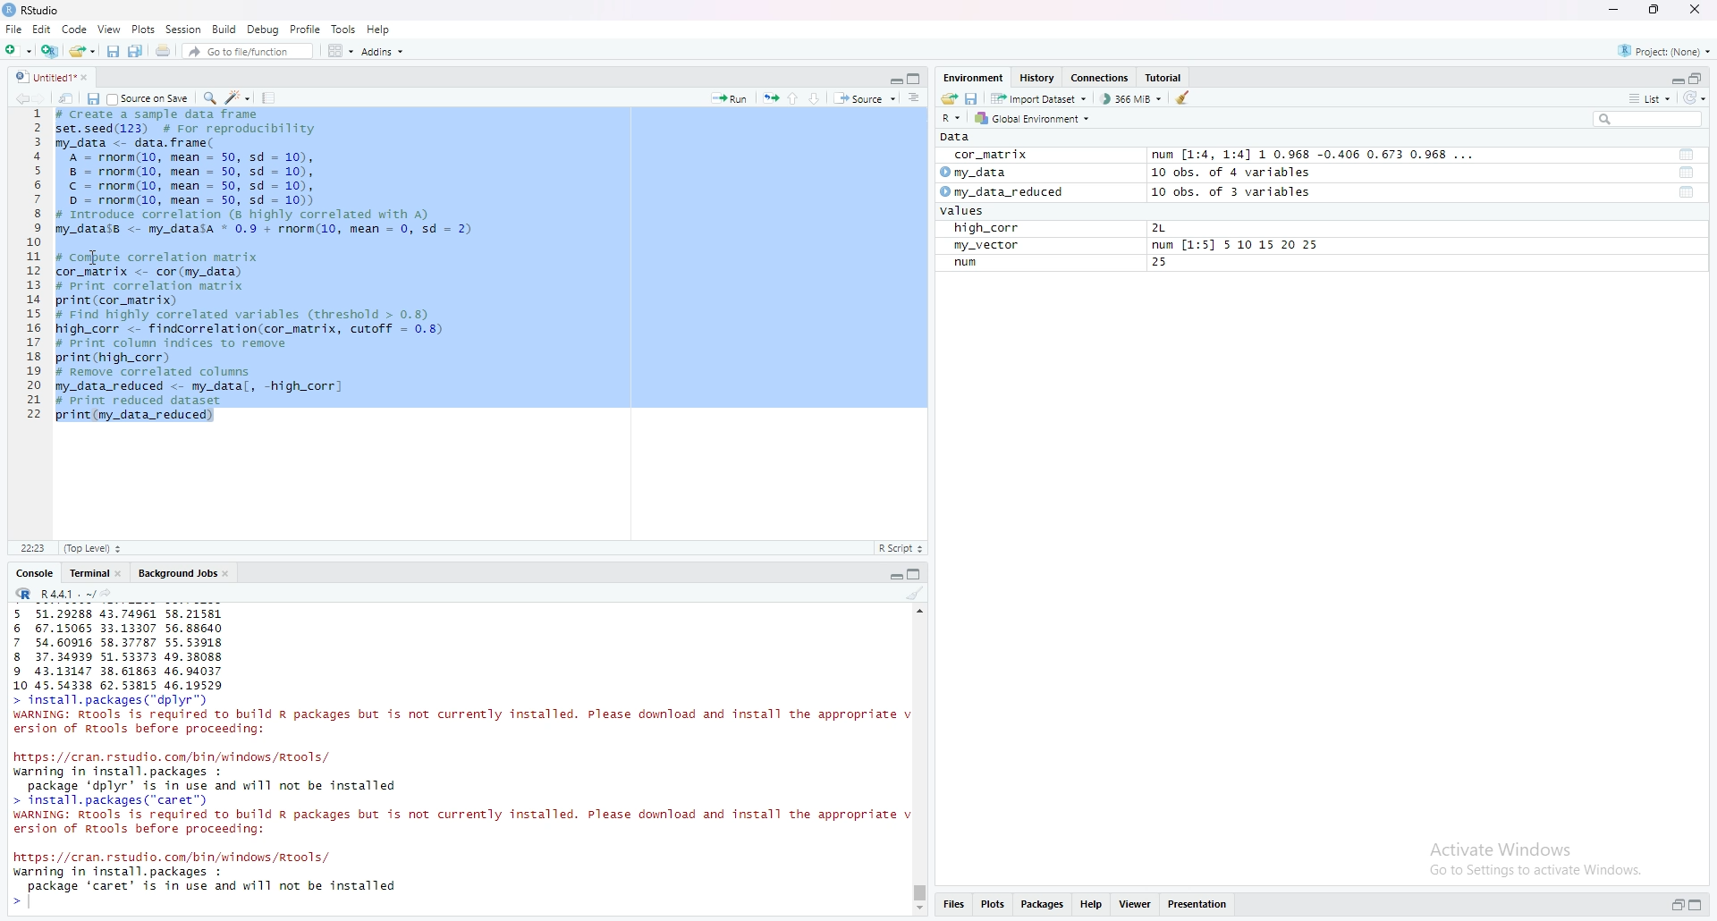  What do you see at coordinates (1676, 905) in the screenshot?
I see `open in separate window` at bounding box center [1676, 905].